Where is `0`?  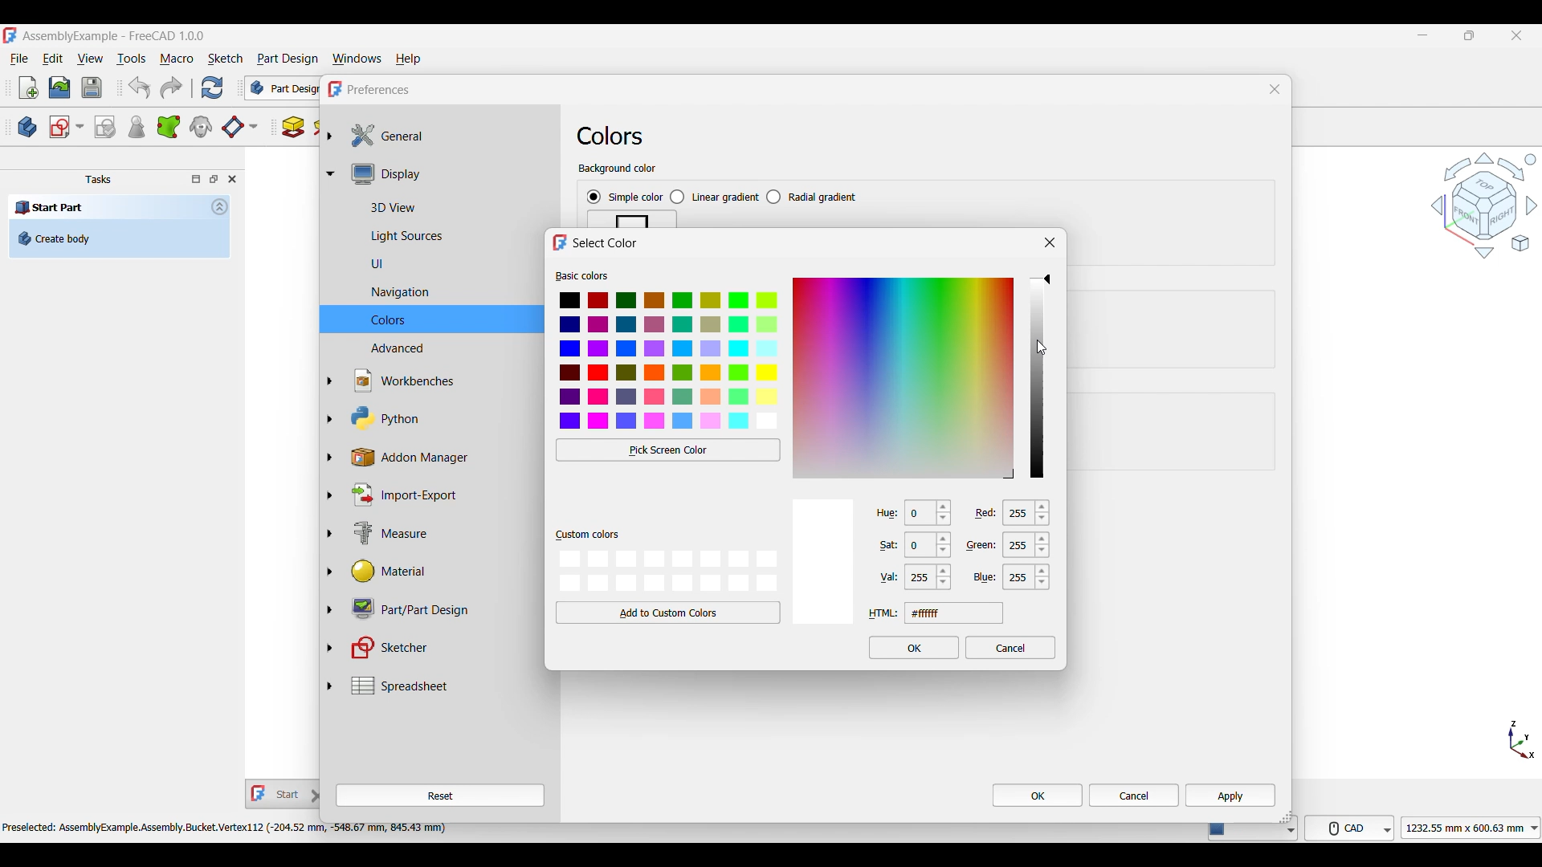 0 is located at coordinates (929, 515).